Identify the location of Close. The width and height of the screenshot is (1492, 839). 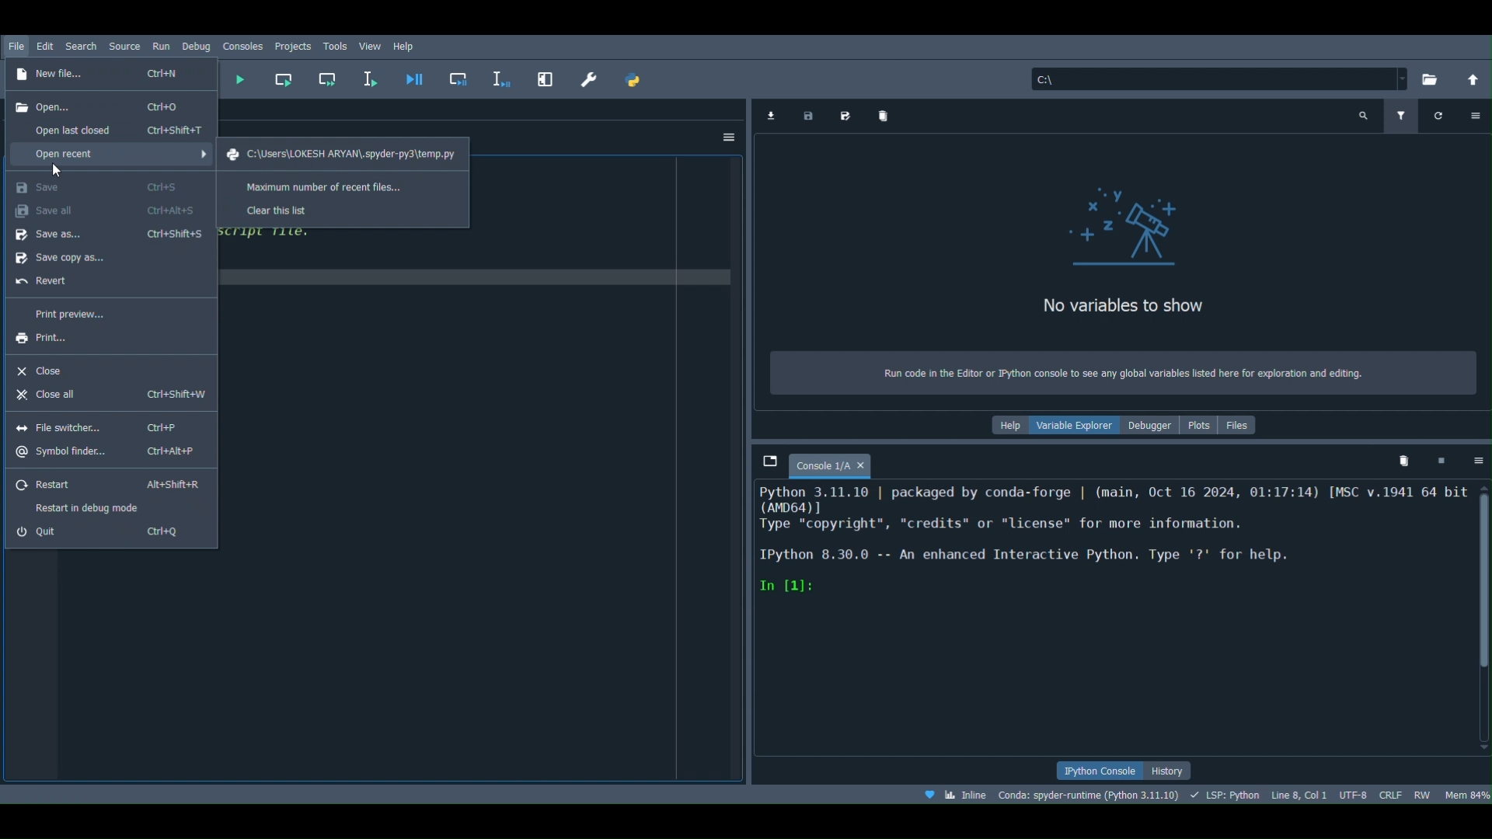
(90, 367).